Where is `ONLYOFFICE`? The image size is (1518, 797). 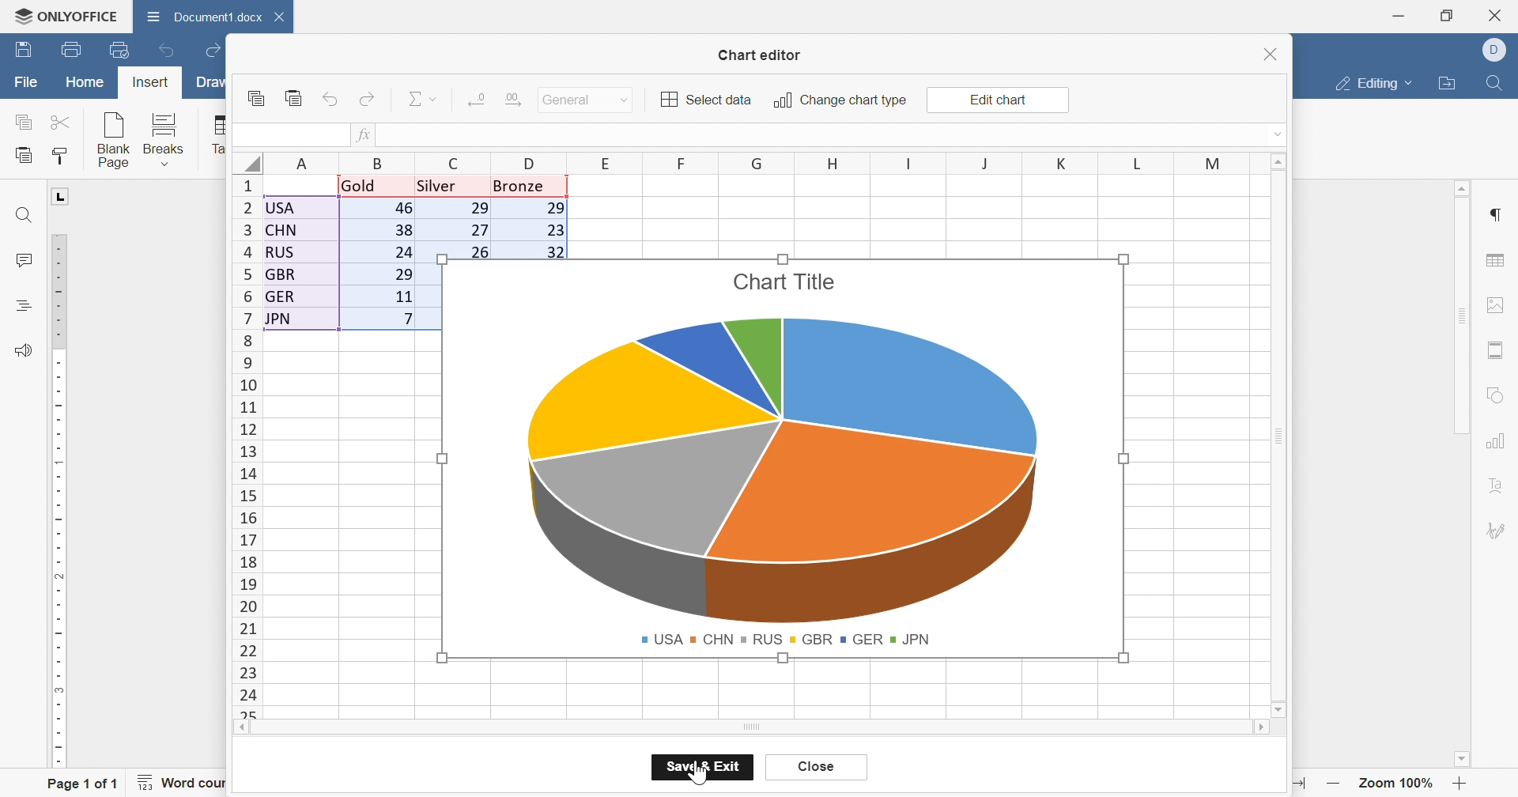 ONLYOFFICE is located at coordinates (68, 17).